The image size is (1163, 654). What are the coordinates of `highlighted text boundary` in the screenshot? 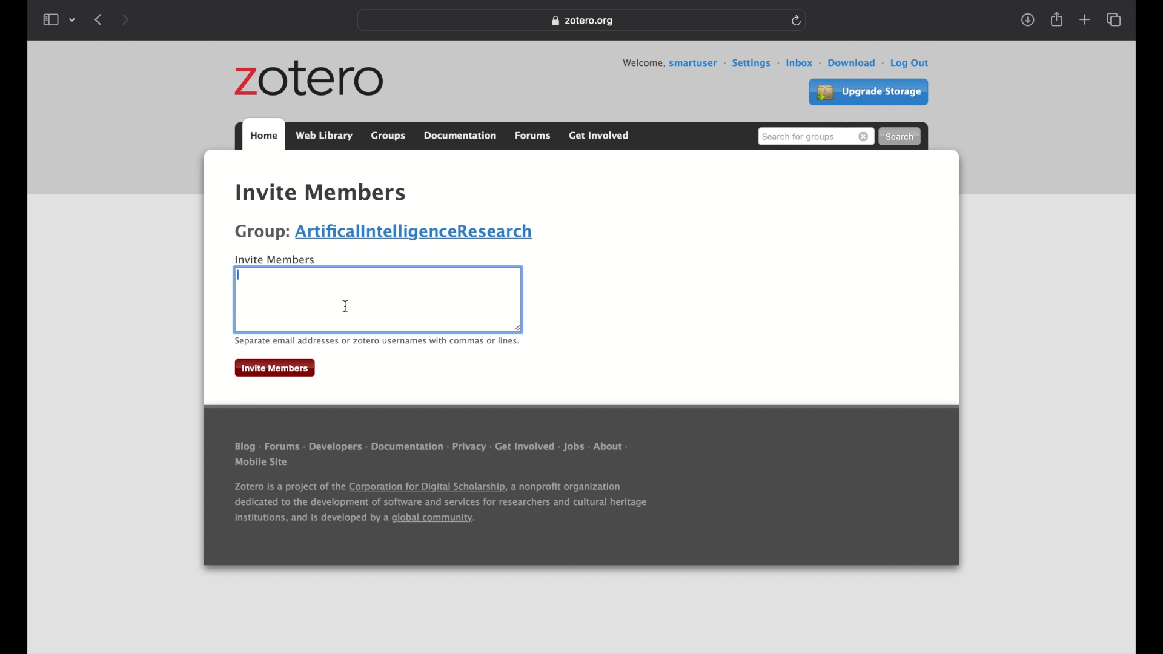 It's located at (523, 298).